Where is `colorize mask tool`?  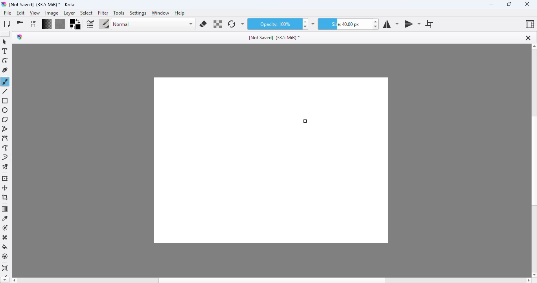 colorize mask tool is located at coordinates (6, 228).